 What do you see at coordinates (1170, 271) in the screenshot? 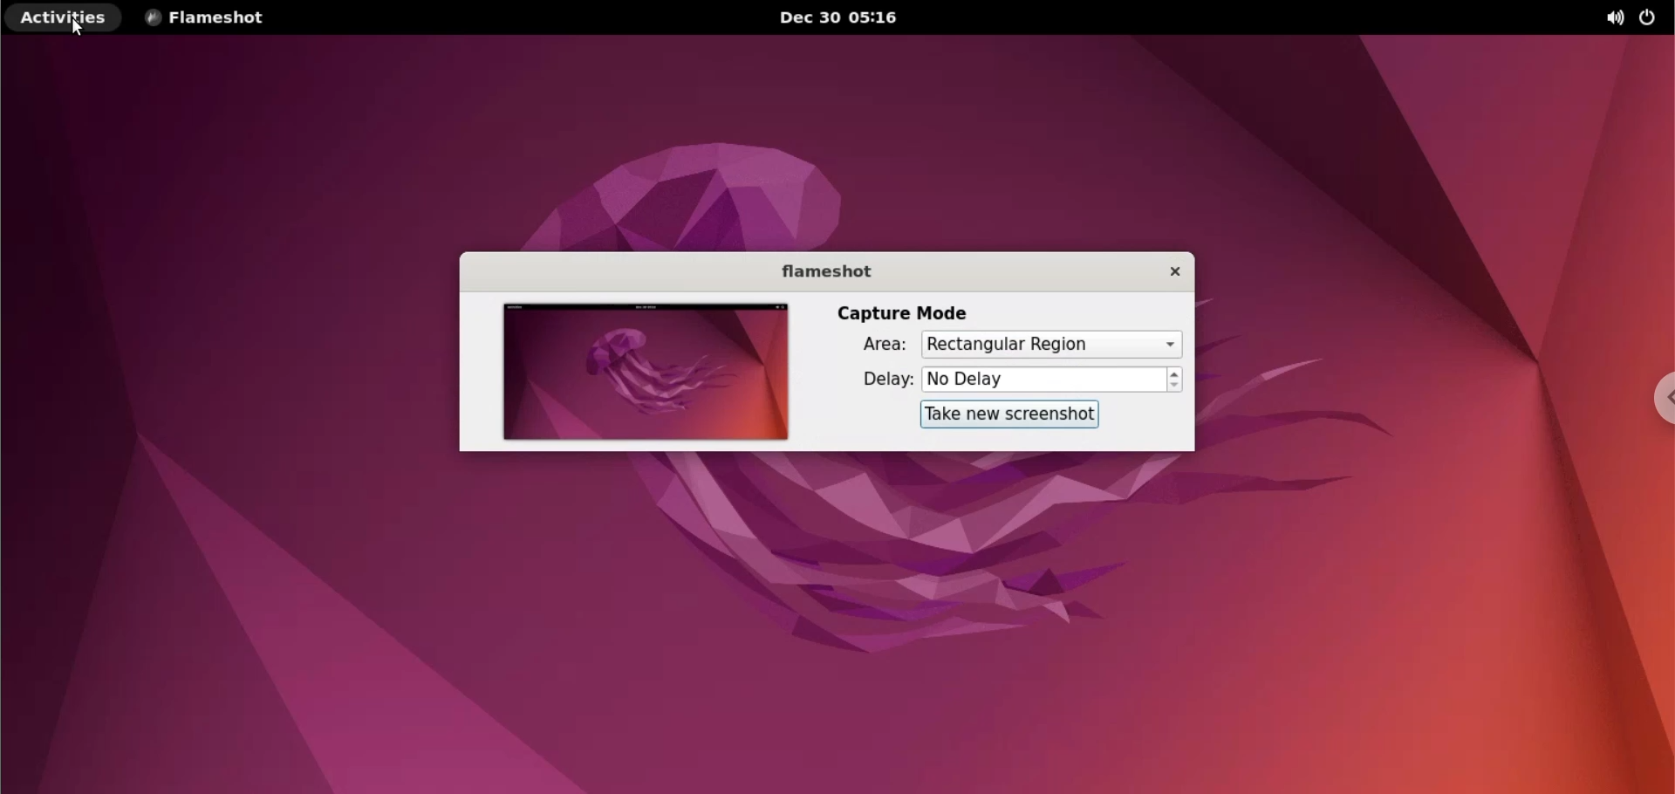
I see `close ` at bounding box center [1170, 271].